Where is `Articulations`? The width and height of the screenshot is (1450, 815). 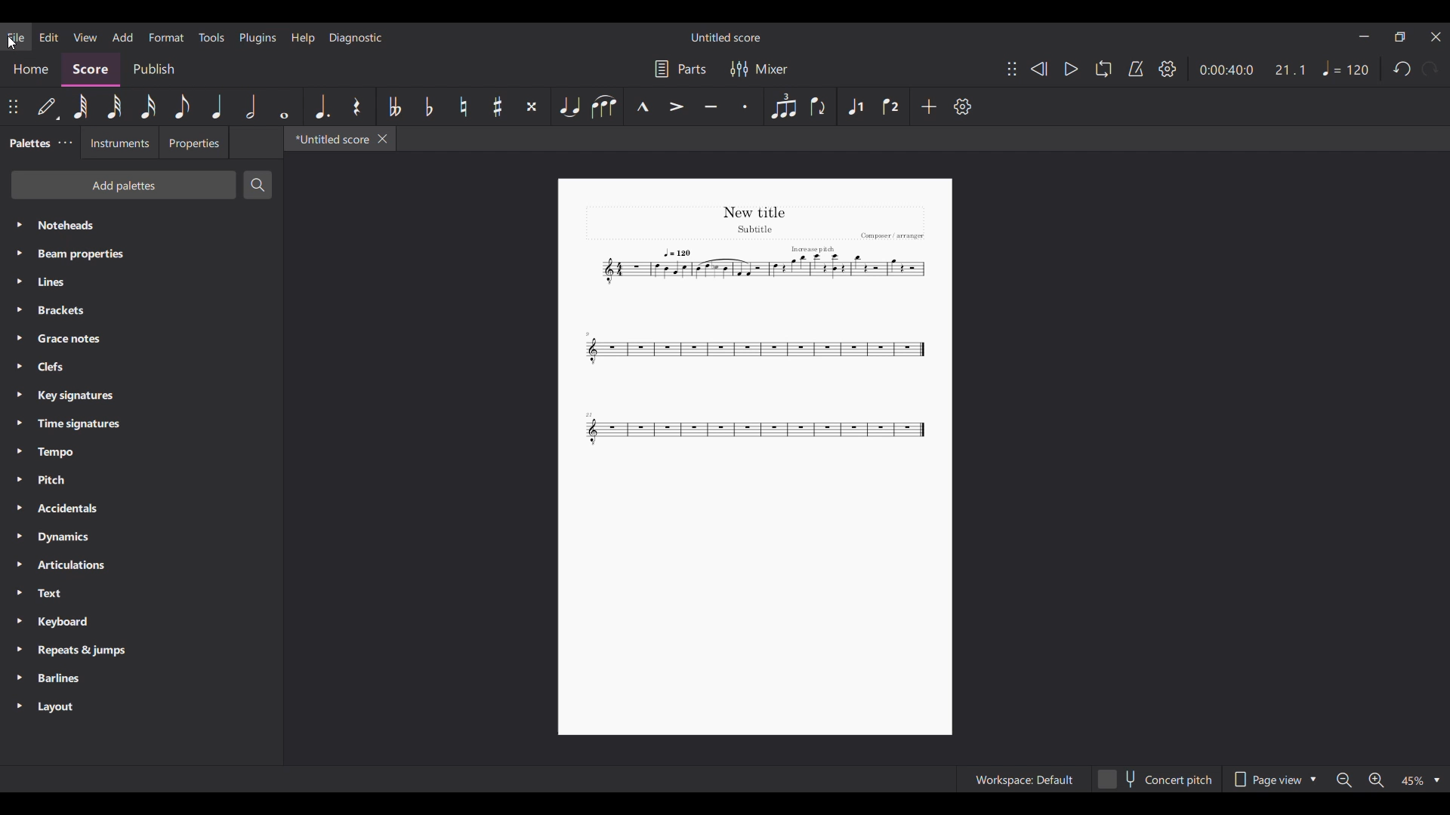
Articulations is located at coordinates (140, 565).